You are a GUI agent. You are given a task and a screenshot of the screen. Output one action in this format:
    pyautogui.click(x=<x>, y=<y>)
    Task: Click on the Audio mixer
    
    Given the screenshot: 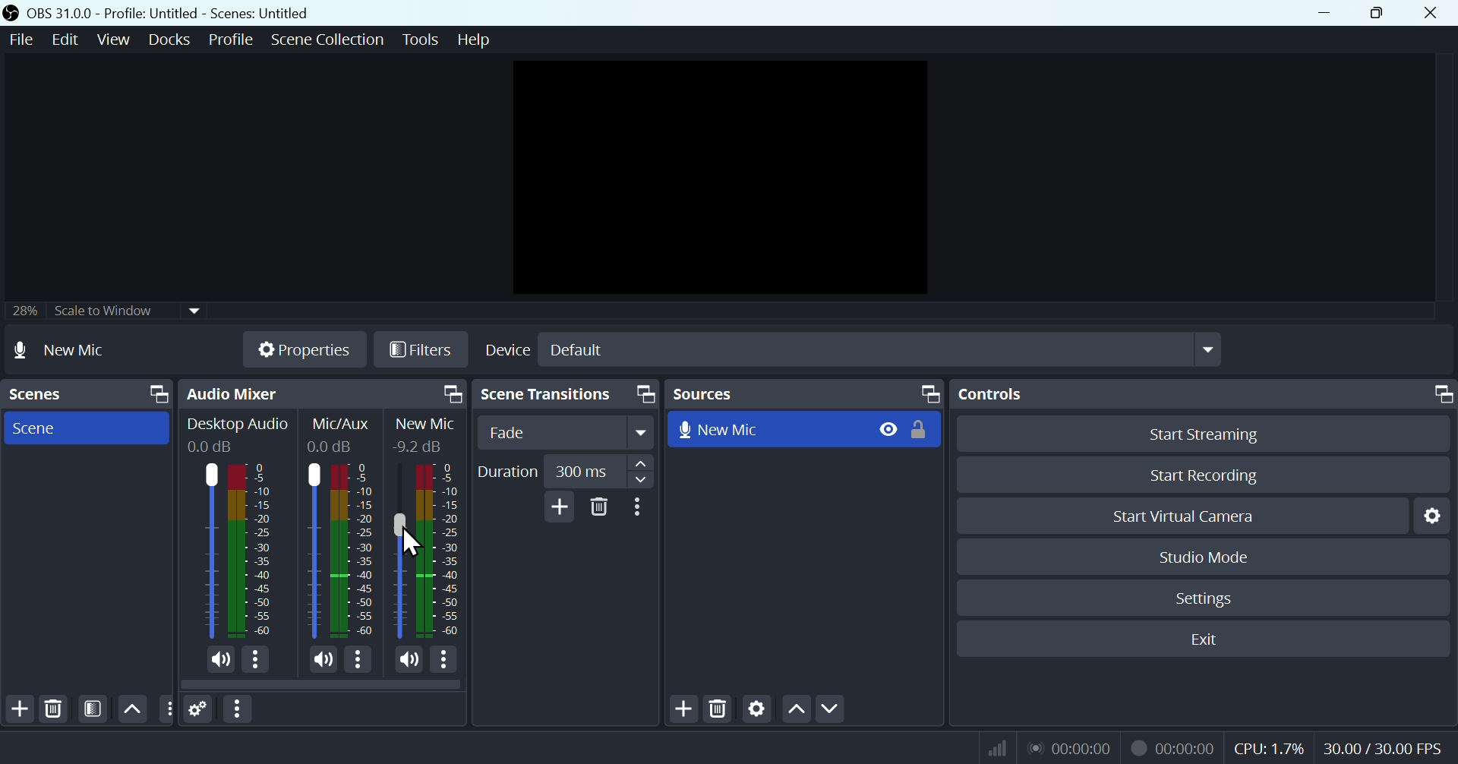 What is the action you would take?
    pyautogui.click(x=320, y=394)
    